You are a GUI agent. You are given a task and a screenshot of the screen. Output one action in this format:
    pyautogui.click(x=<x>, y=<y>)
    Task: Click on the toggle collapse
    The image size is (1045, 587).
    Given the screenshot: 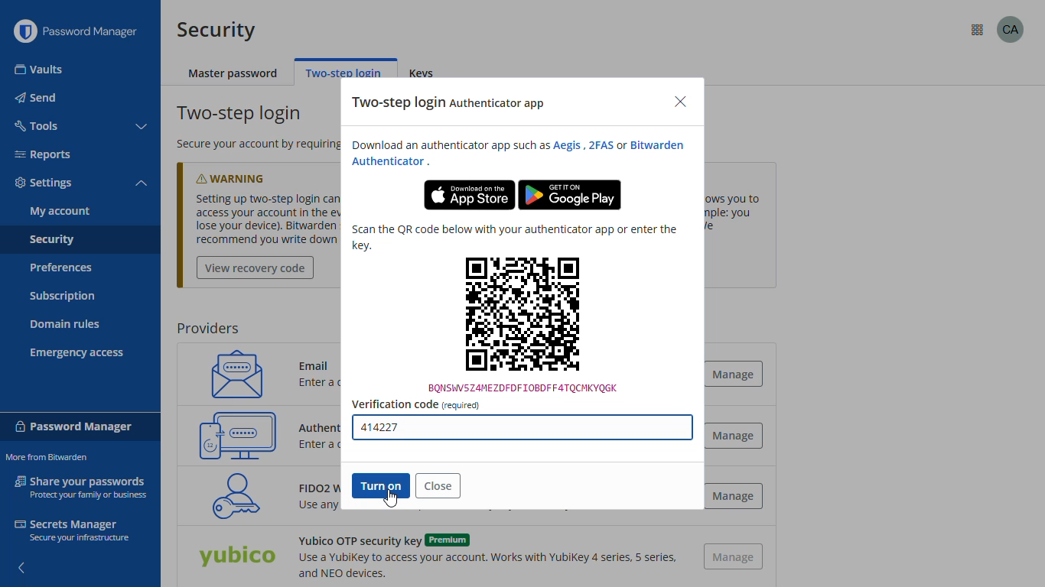 What is the action you would take?
    pyautogui.click(x=142, y=184)
    